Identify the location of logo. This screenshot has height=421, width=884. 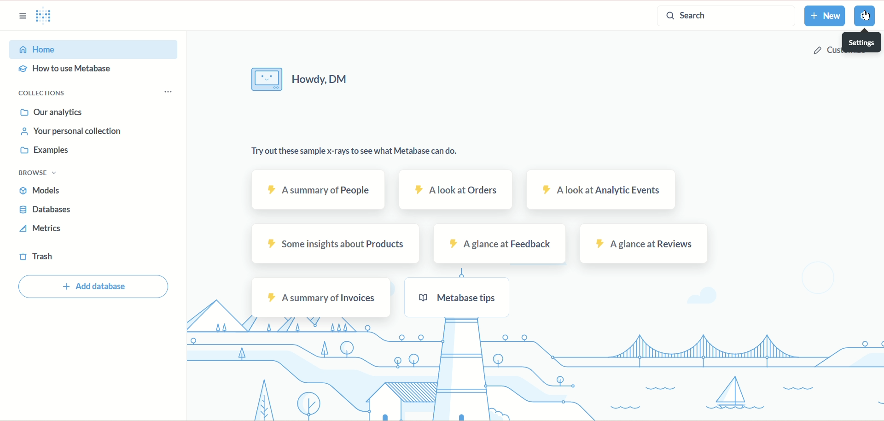
(45, 17).